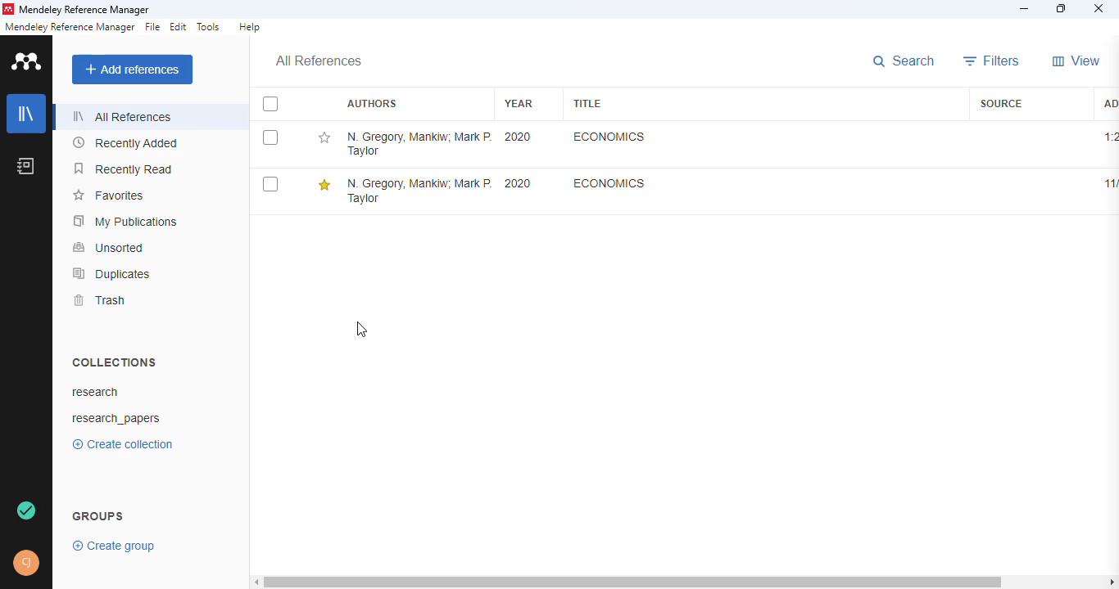 The width and height of the screenshot is (1119, 589). Describe the element at coordinates (993, 61) in the screenshot. I see `filters` at that location.